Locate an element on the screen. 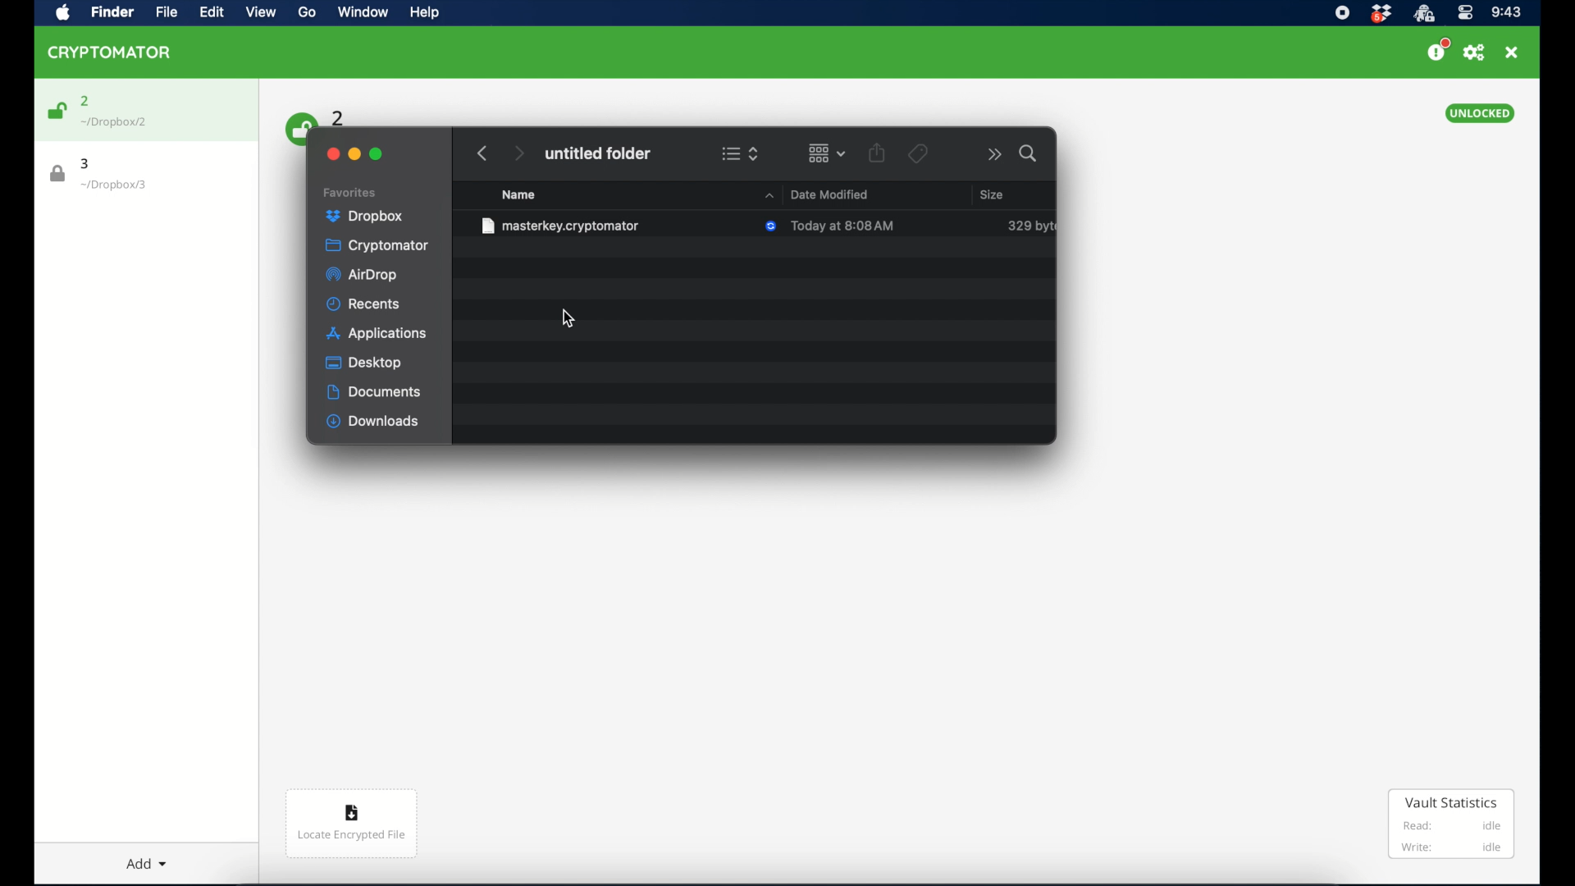 This screenshot has width=1575, height=886. next is located at coordinates (518, 153).